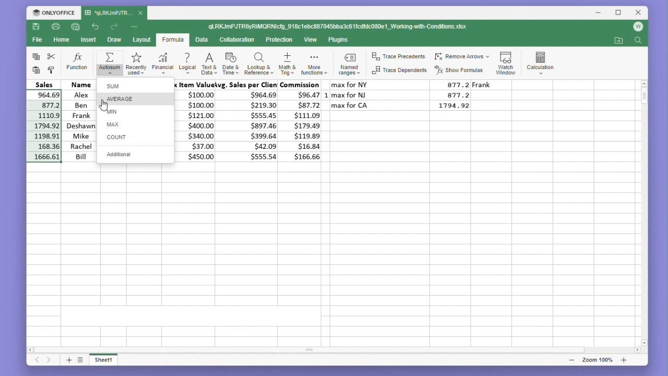  Describe the element at coordinates (636, 29) in the screenshot. I see `Account icon` at that location.